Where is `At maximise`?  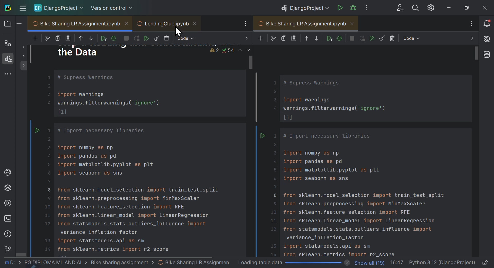
At maximise is located at coordinates (467, 7).